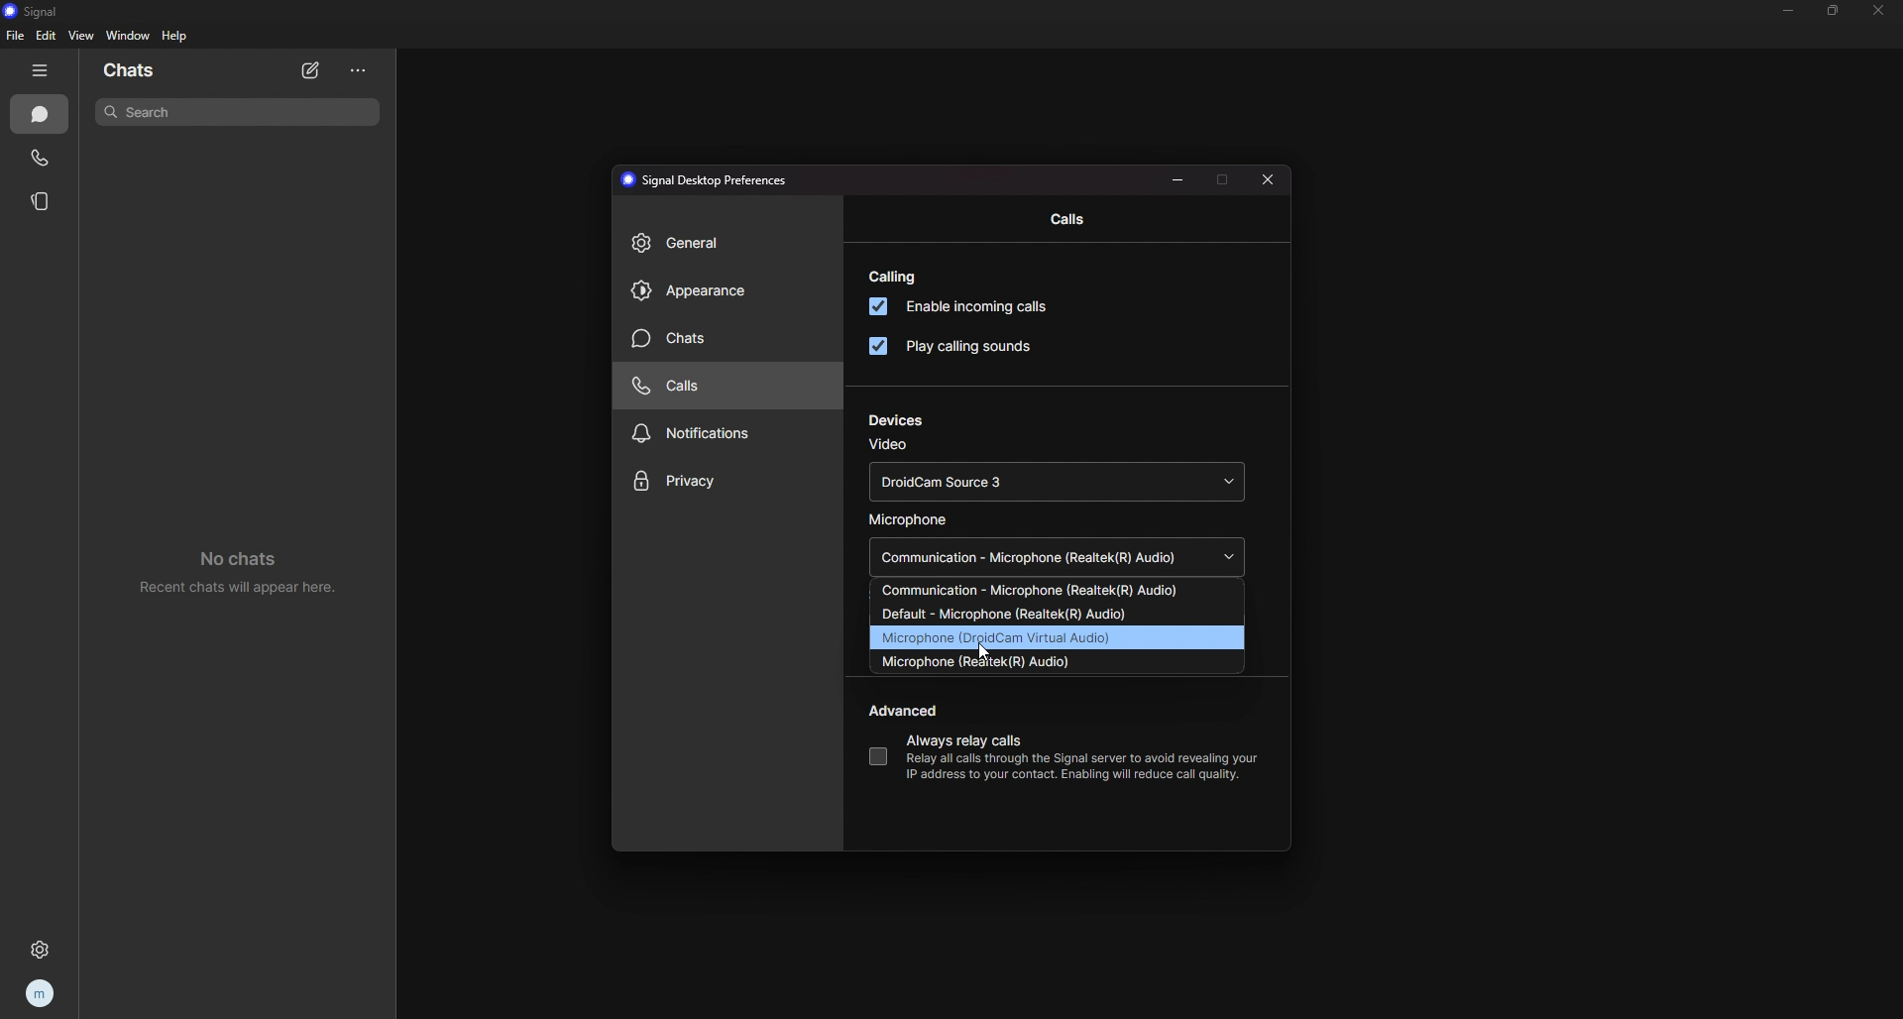  What do you see at coordinates (1834, 11) in the screenshot?
I see `resize` at bounding box center [1834, 11].